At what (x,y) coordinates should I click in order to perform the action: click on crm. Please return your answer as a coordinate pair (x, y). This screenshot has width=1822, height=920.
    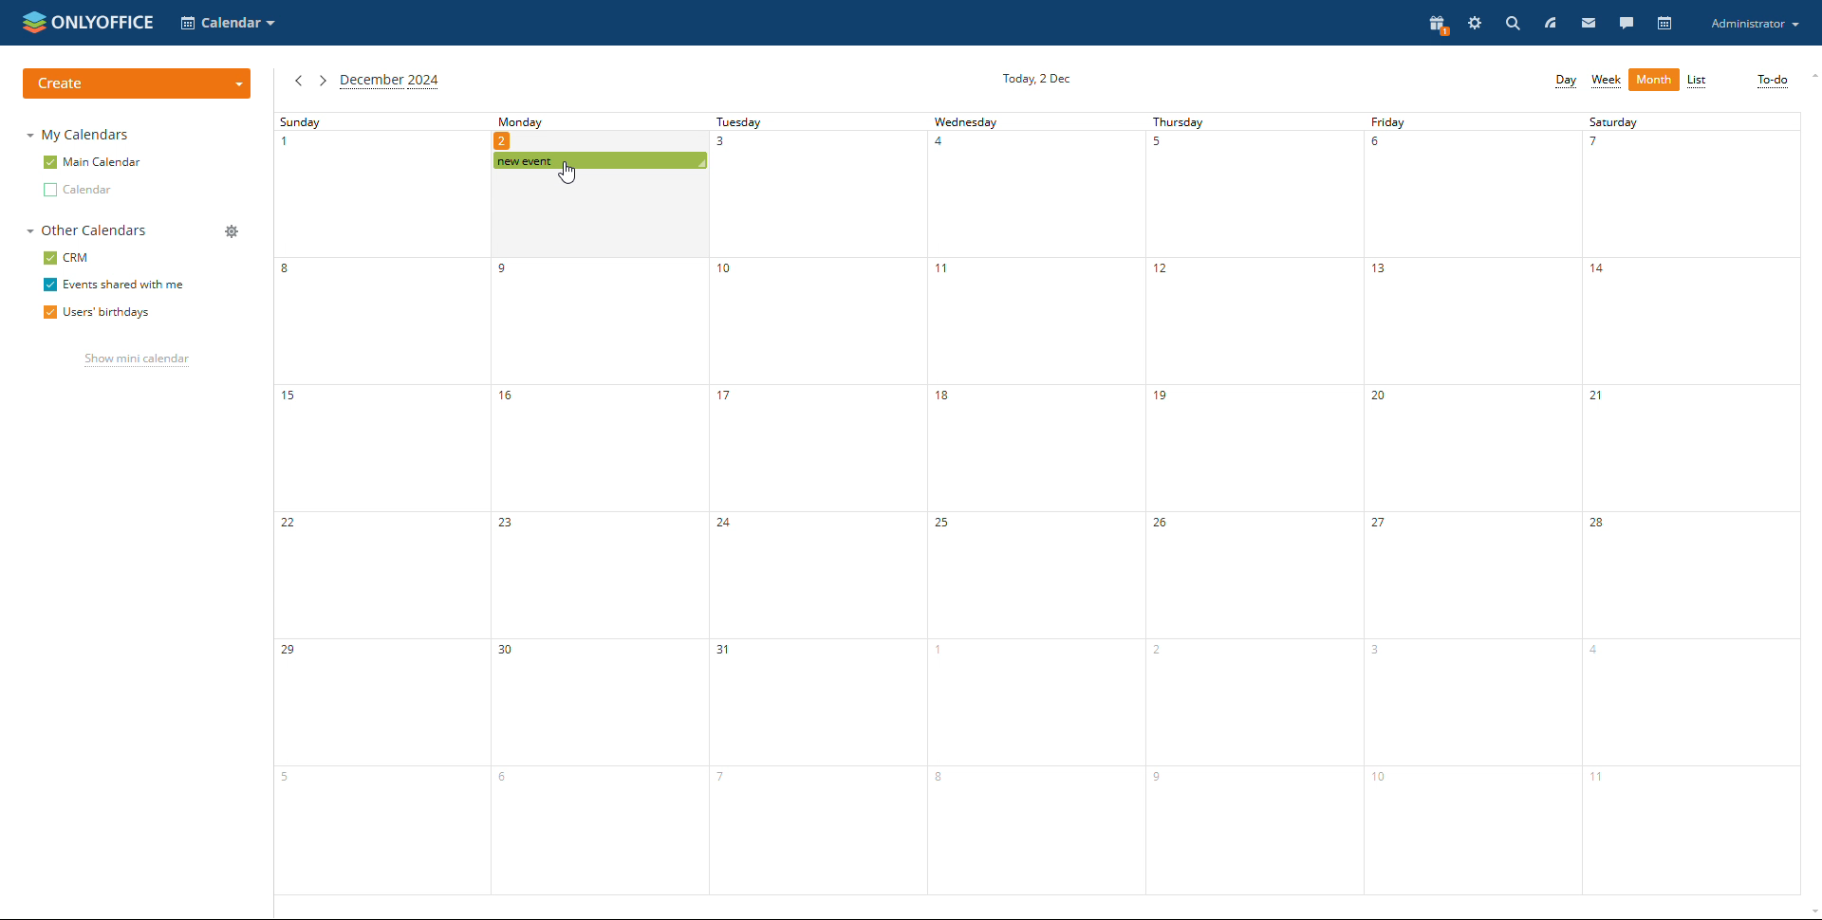
    Looking at the image, I should click on (64, 257).